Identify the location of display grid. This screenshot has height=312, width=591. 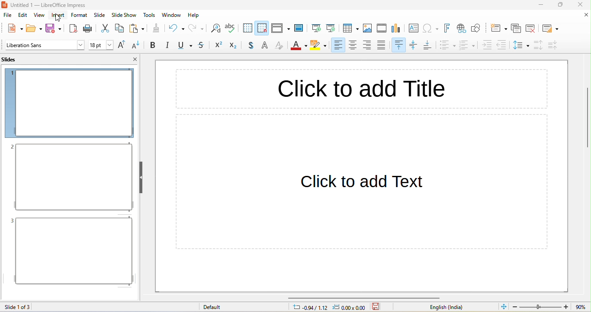
(247, 28).